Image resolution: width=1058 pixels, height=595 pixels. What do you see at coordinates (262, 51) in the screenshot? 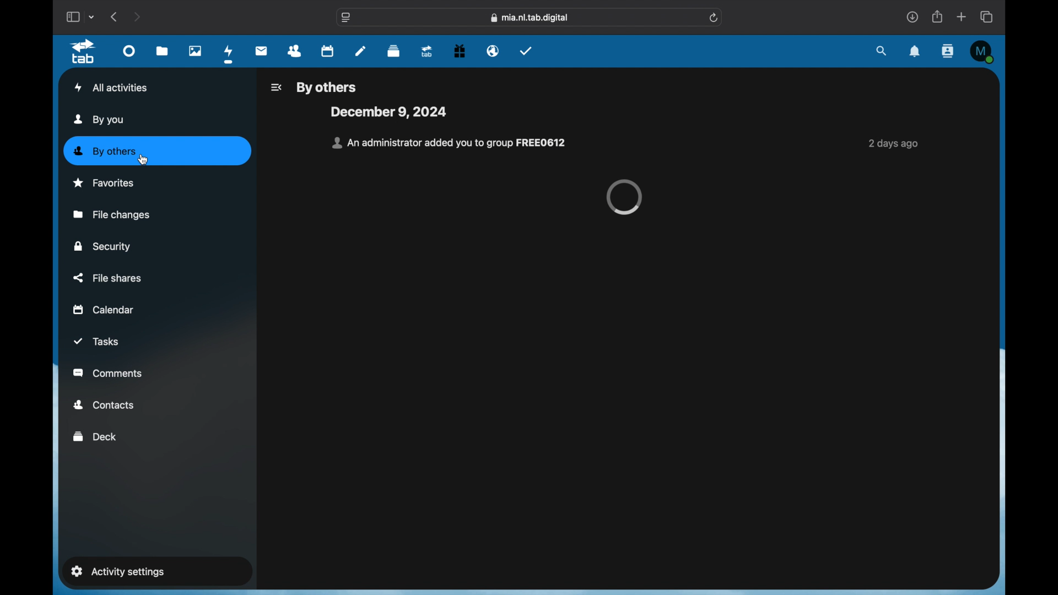
I see `mail` at bounding box center [262, 51].